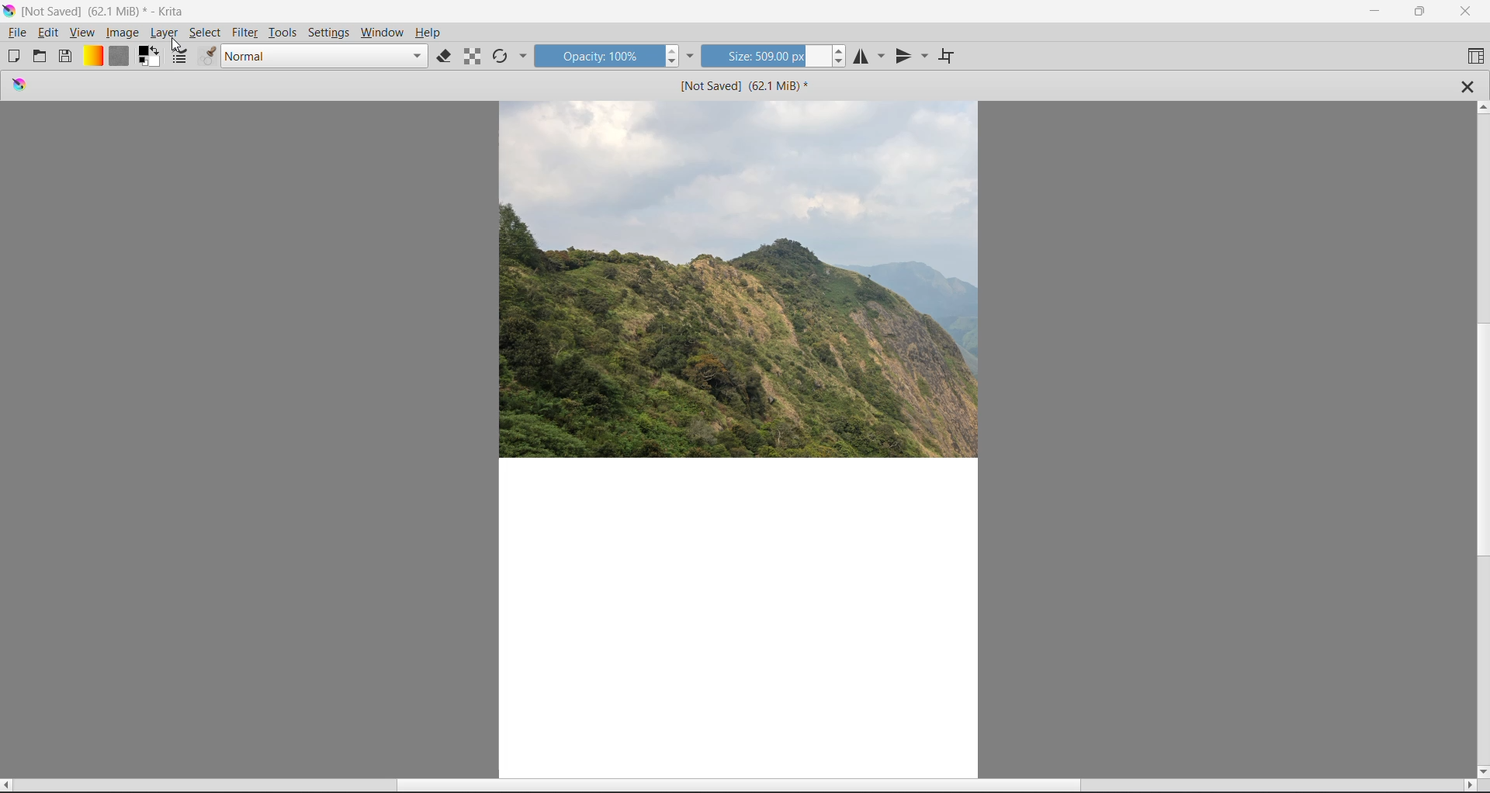  What do you see at coordinates (119, 56) in the screenshot?
I see `Fill Patterns` at bounding box center [119, 56].